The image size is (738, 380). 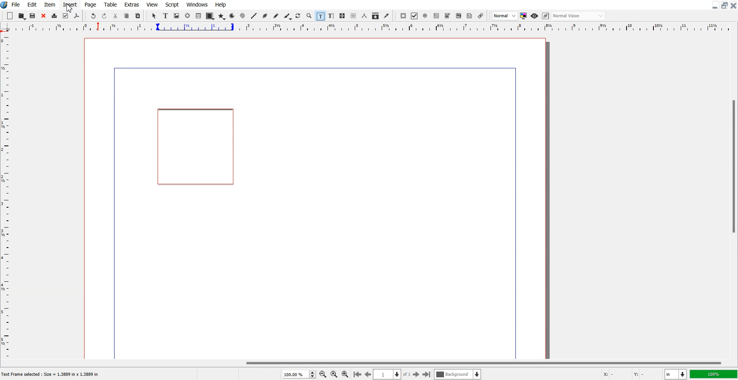 I want to click on Bezier curve, so click(x=265, y=16).